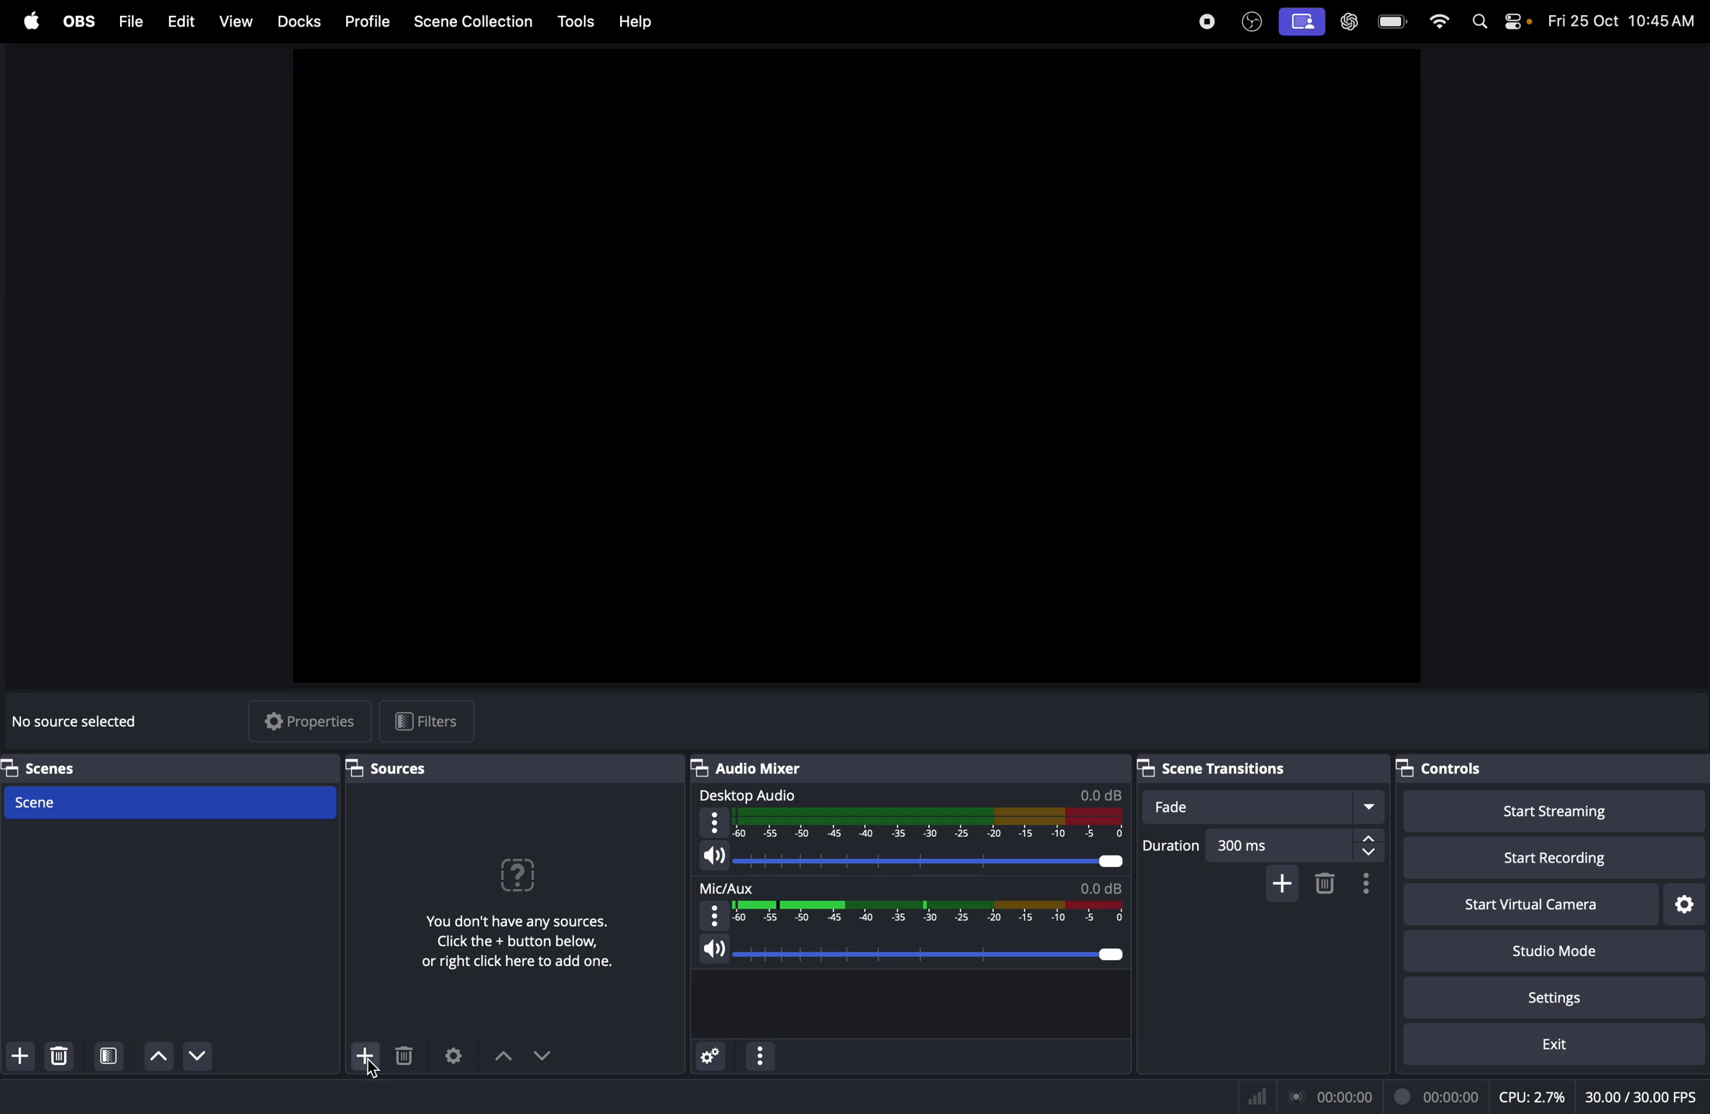 This screenshot has height=1114, width=1710. What do you see at coordinates (65, 1056) in the screenshot?
I see `delete` at bounding box center [65, 1056].